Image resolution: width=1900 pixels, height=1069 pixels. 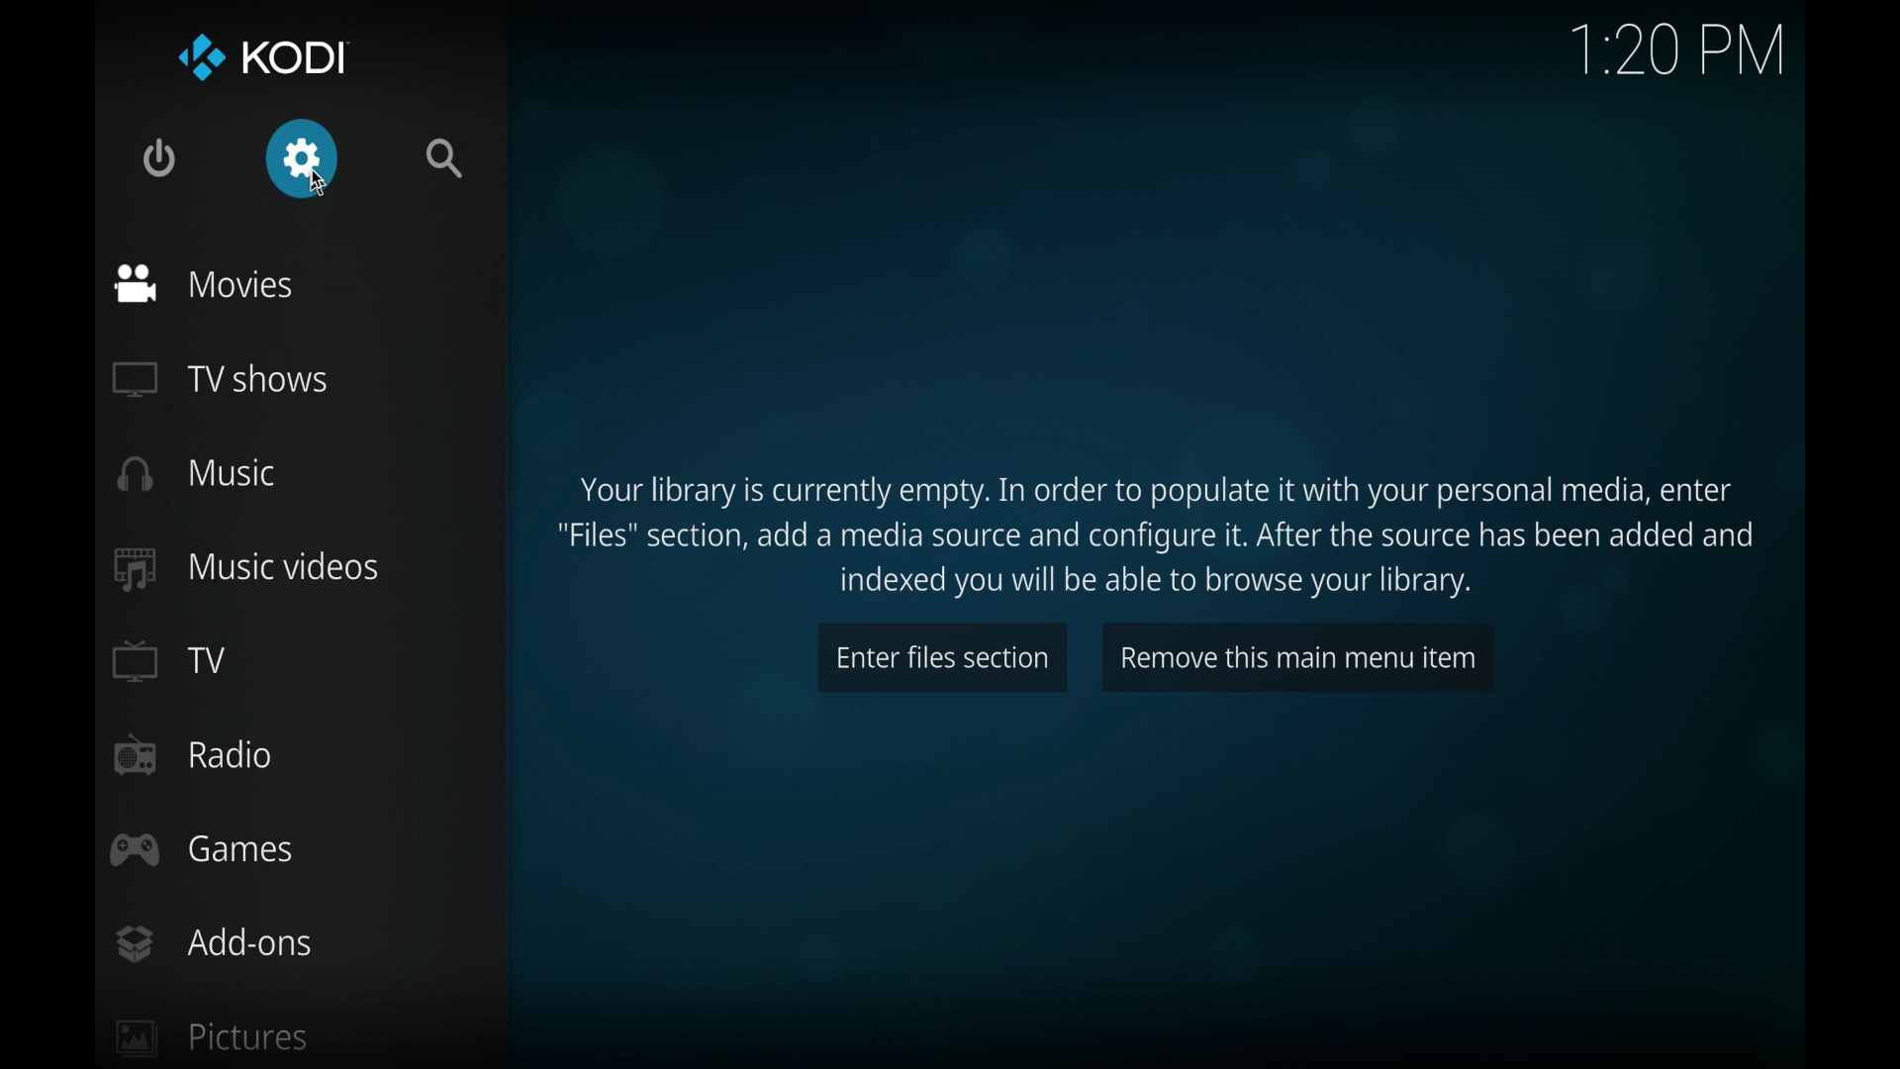 What do you see at coordinates (1164, 534) in the screenshot?
I see `Your library is currently empty. In order to populate it with your personal media, enter
"Files" section, add a media source and configure it. After the source has been added and
indexed you will be able to browse your library.` at bounding box center [1164, 534].